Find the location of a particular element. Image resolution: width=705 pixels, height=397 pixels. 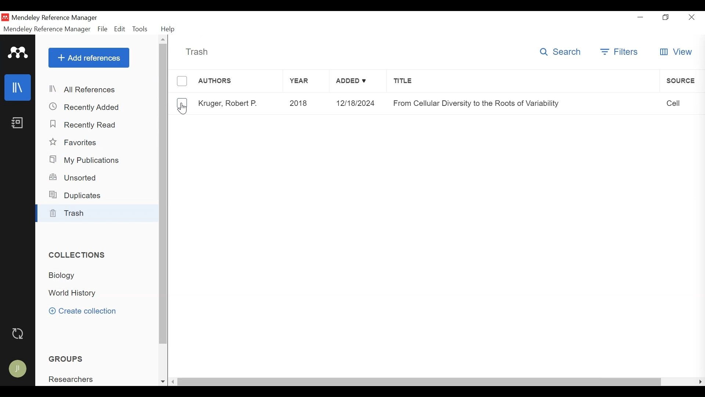

Create Collection is located at coordinates (85, 311).